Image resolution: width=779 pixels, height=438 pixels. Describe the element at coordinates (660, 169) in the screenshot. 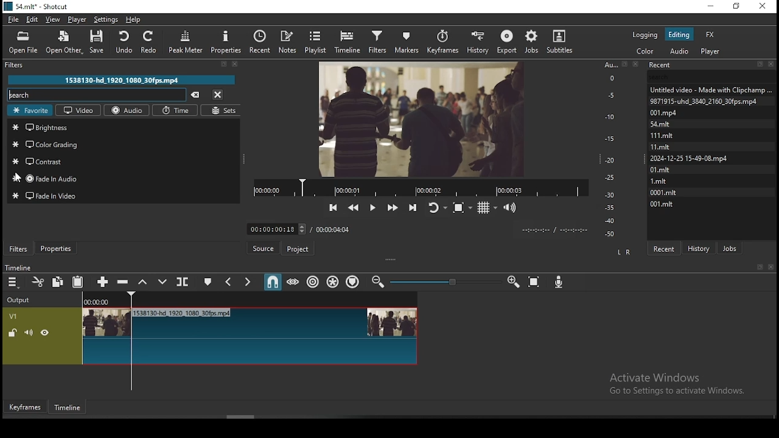

I see `0l.mit` at that location.